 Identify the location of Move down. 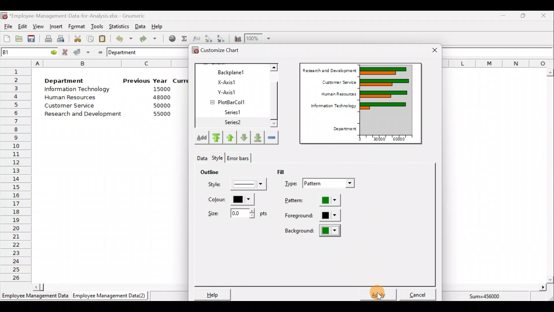
(244, 138).